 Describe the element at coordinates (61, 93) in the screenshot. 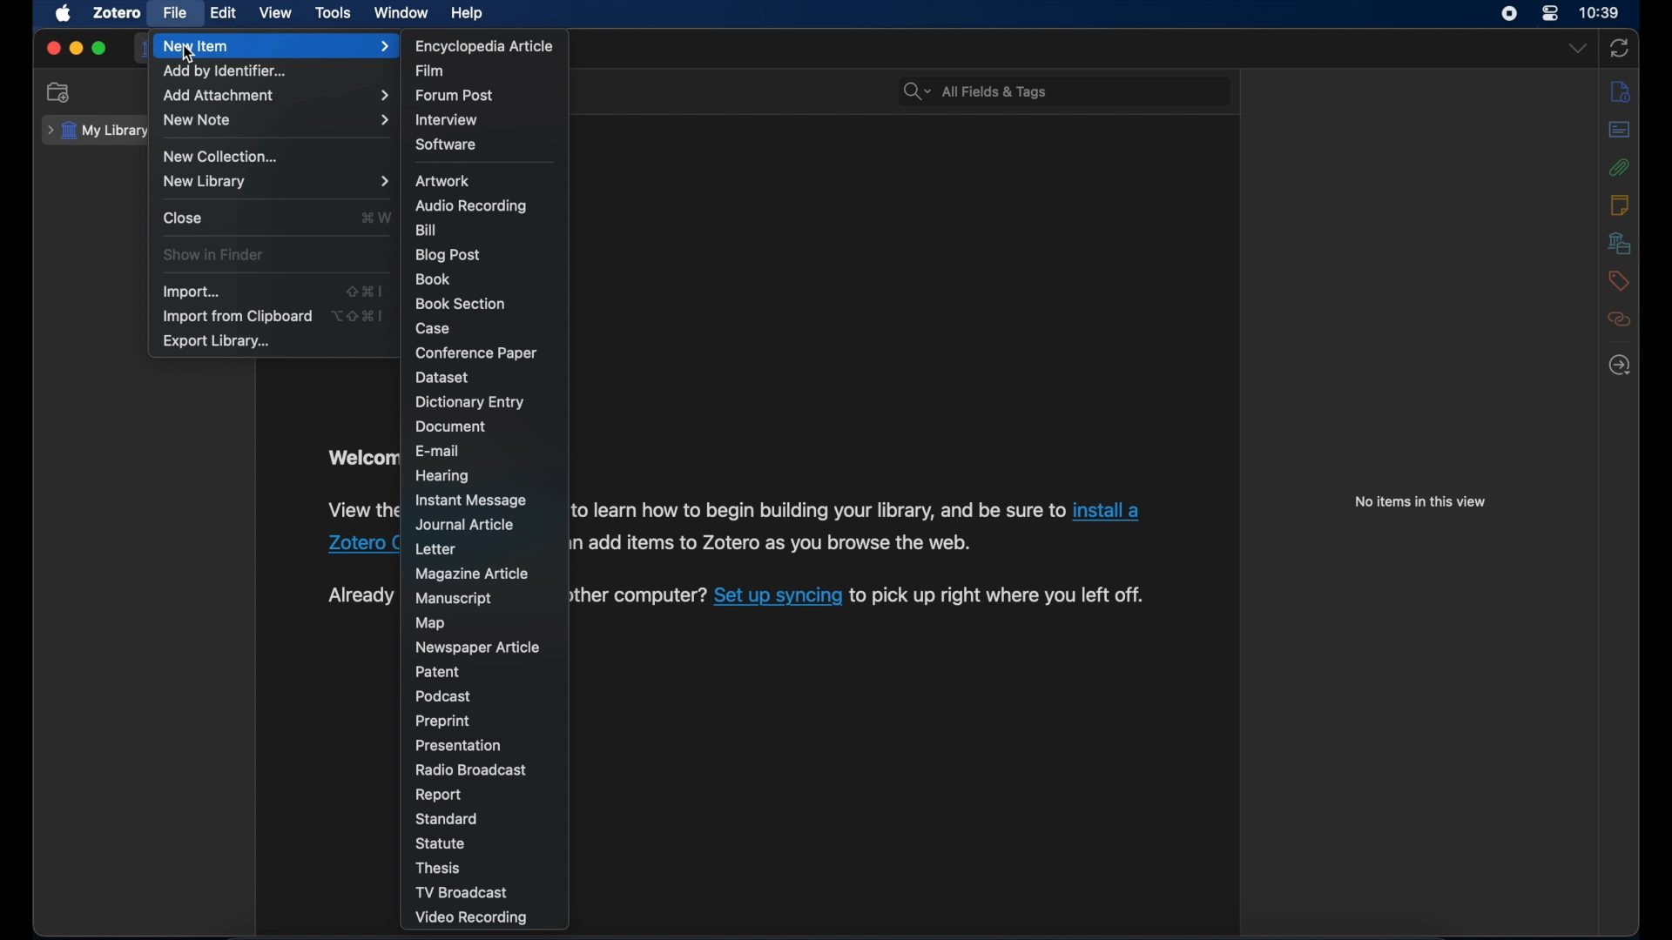

I see `new collection` at that location.